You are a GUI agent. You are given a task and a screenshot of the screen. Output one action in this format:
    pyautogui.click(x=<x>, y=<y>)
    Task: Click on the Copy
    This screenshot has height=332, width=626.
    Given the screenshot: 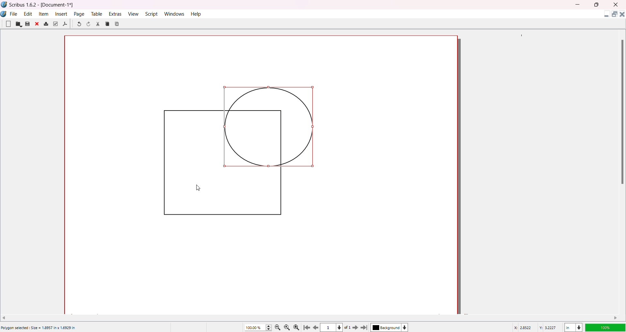 What is the action you would take?
    pyautogui.click(x=108, y=23)
    